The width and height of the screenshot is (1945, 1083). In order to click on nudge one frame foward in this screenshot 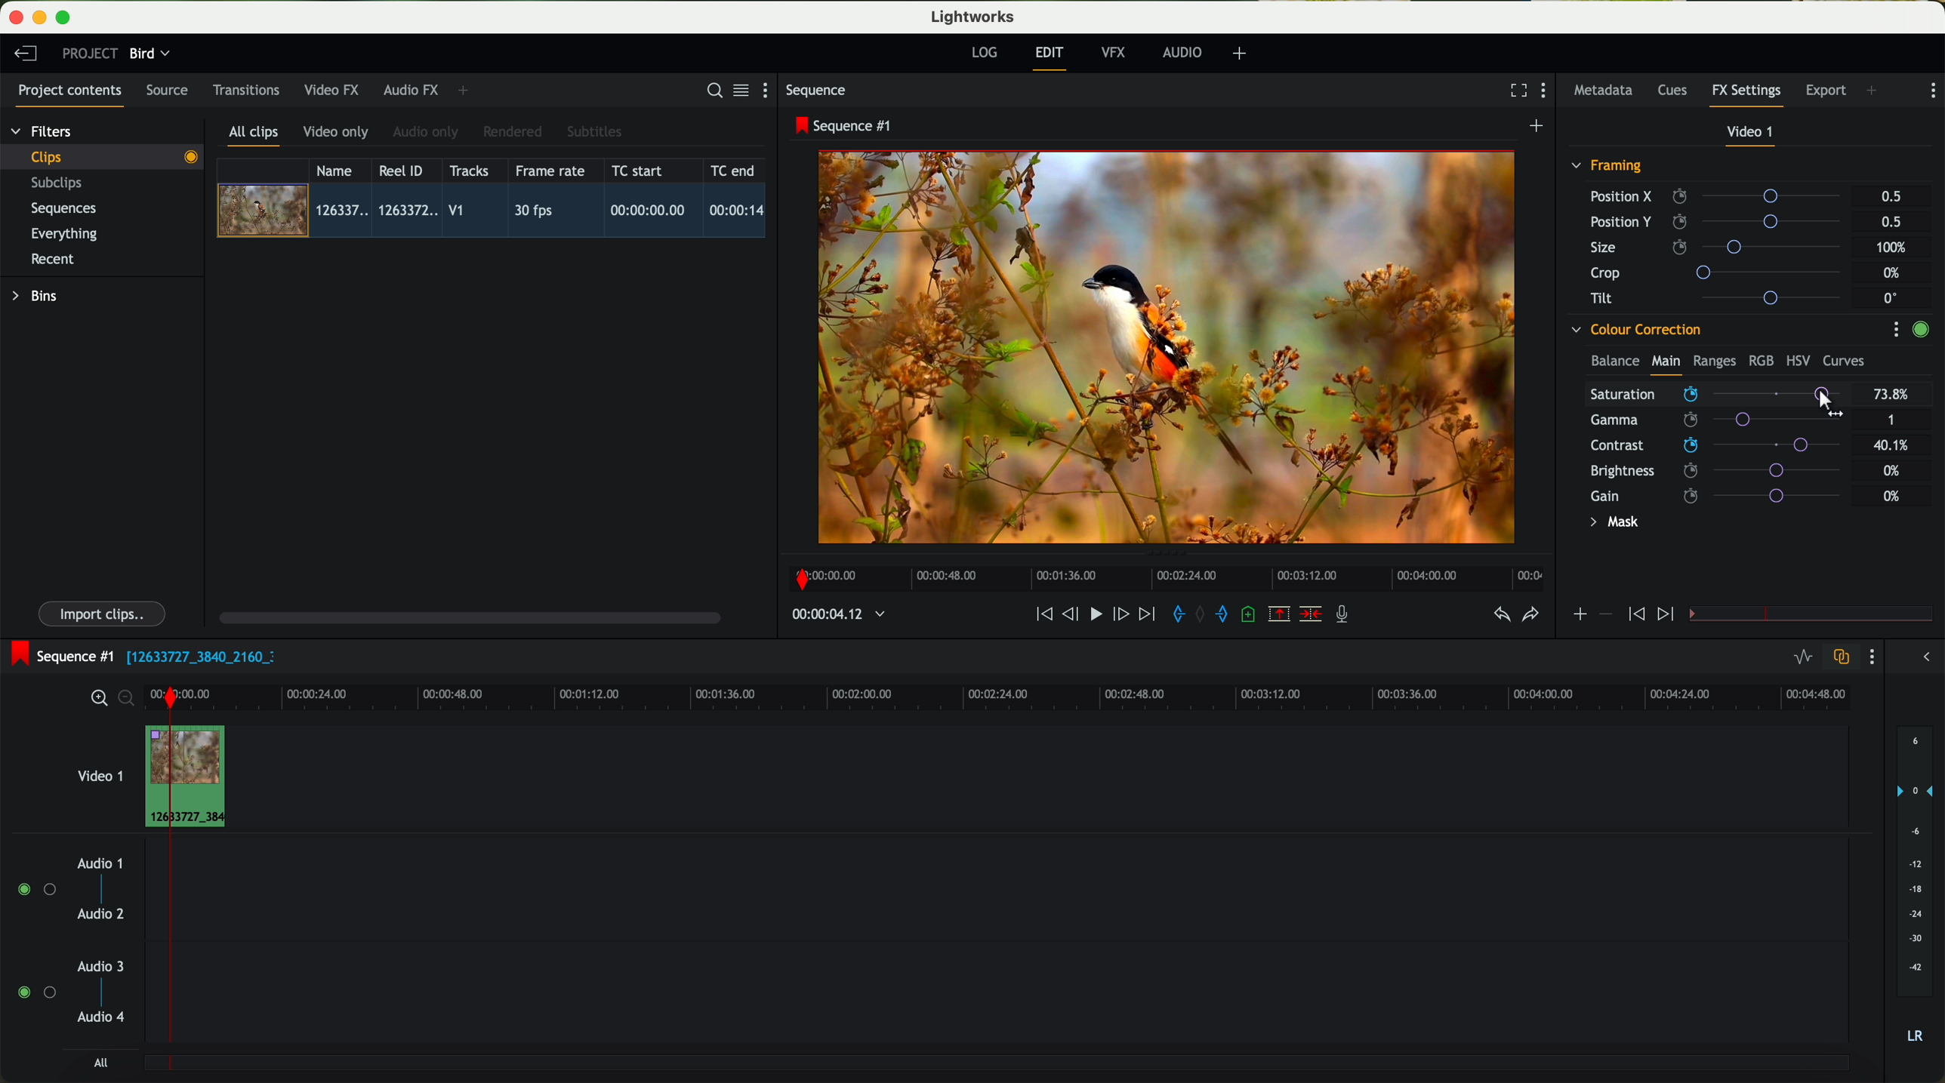, I will do `click(1123, 615)`.